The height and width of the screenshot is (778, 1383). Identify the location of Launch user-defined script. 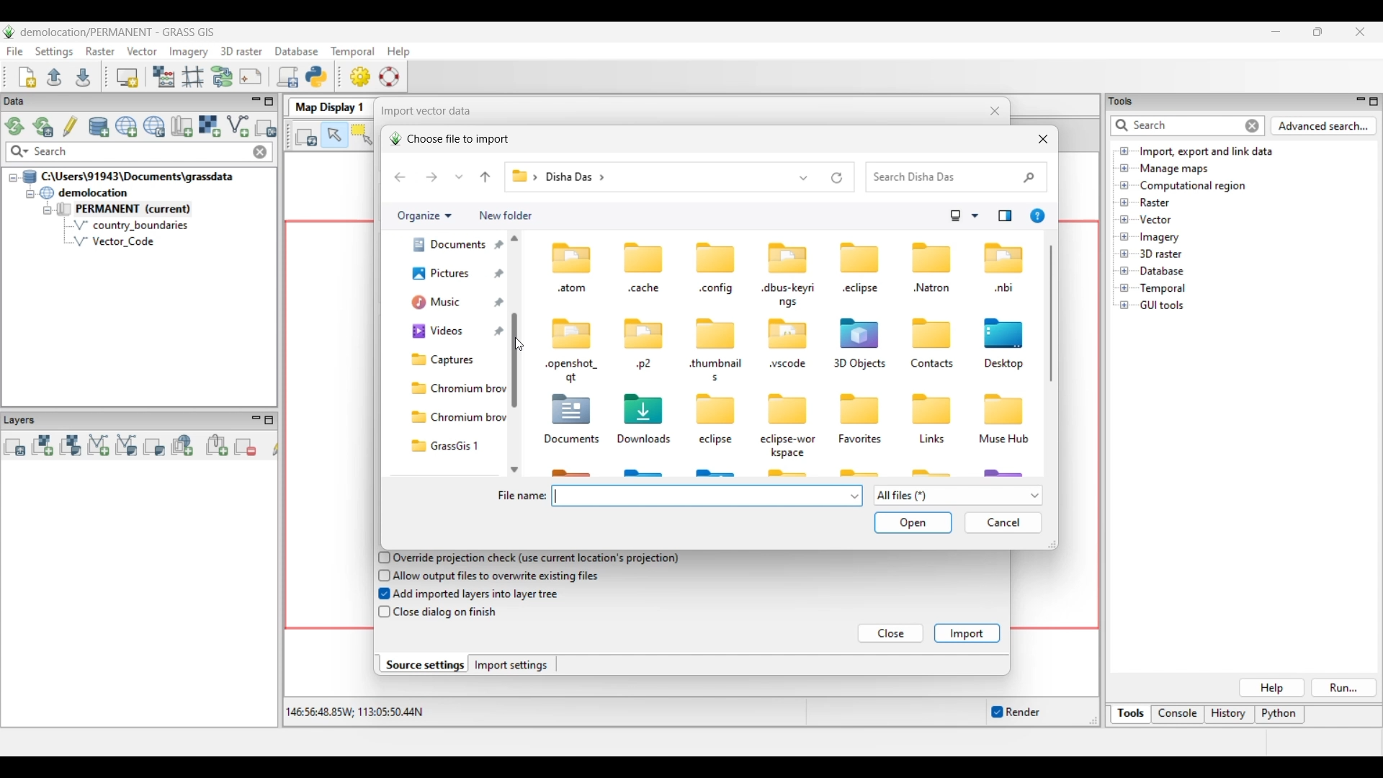
(287, 76).